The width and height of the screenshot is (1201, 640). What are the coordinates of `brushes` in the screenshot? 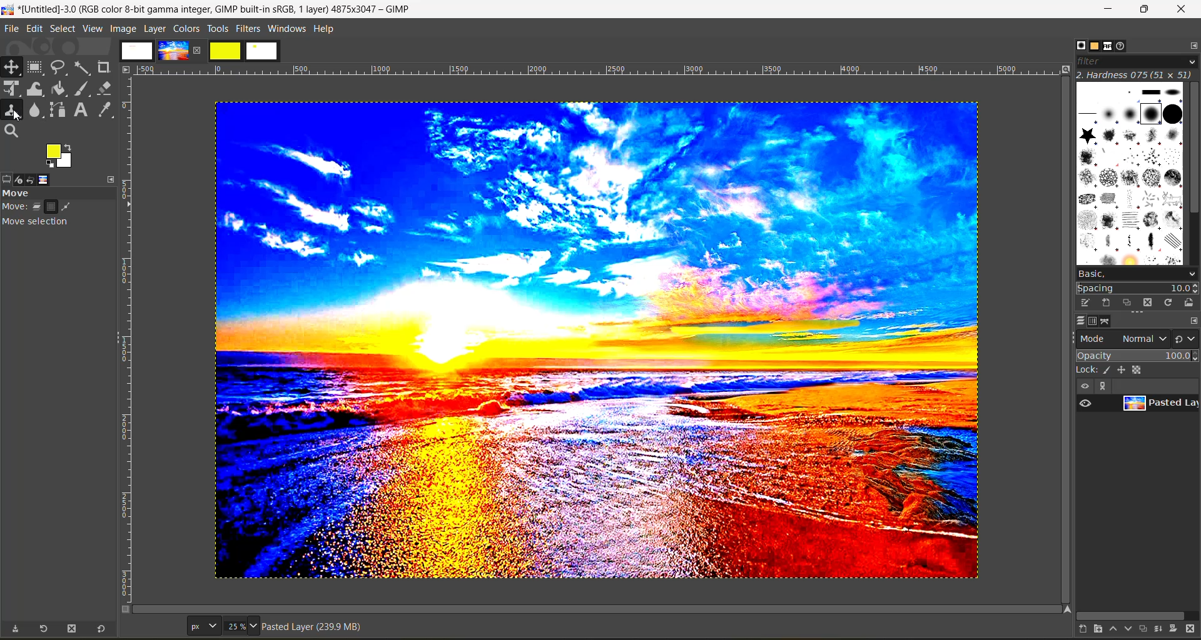 It's located at (1129, 172).